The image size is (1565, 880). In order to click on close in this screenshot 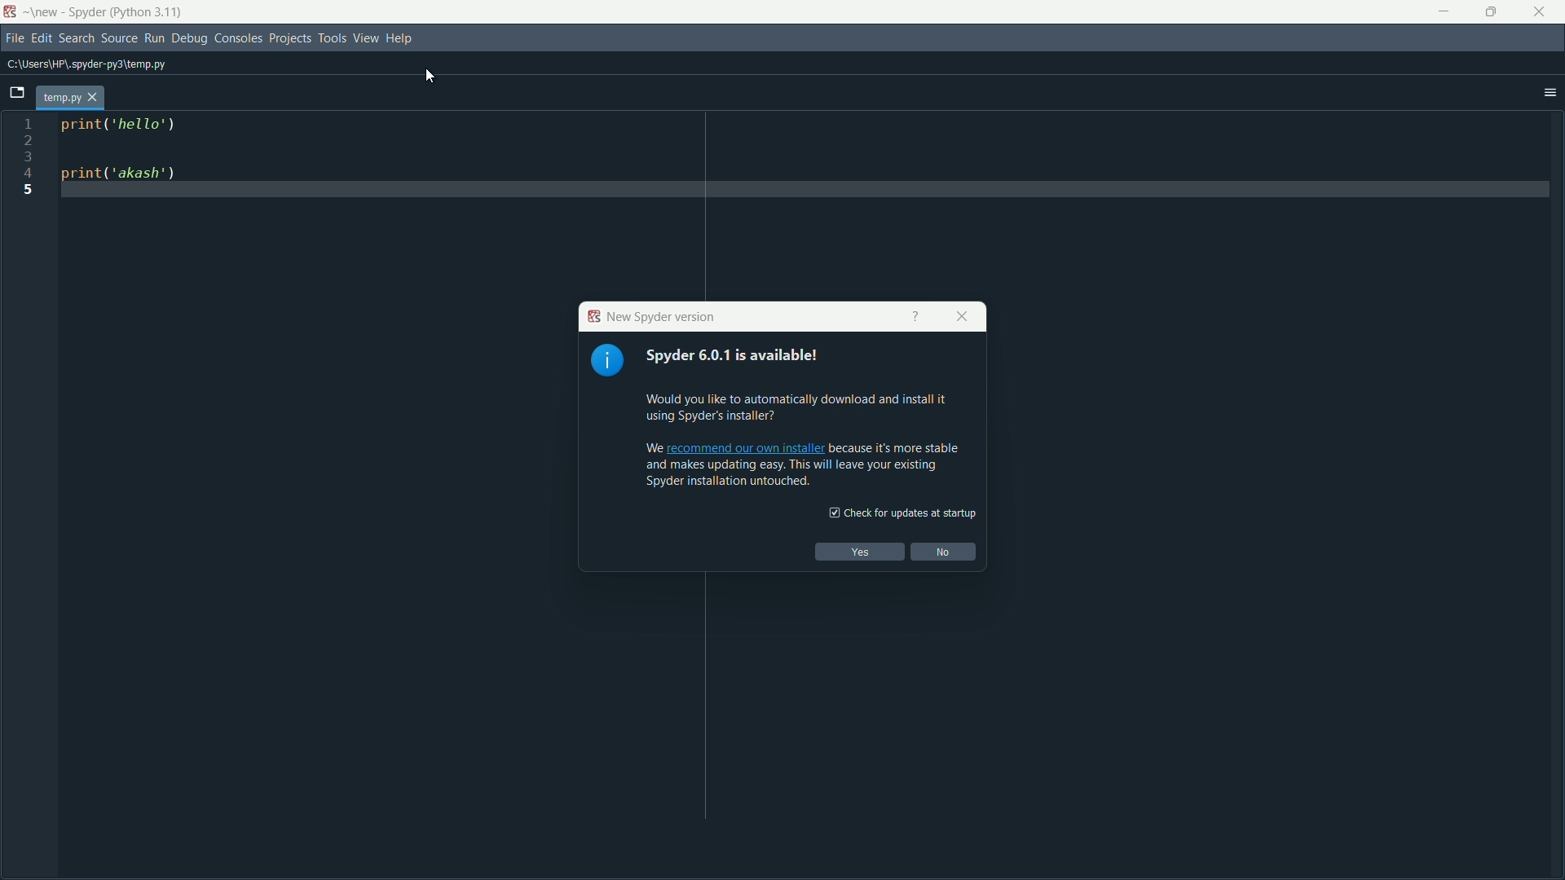, I will do `click(961, 317)`.